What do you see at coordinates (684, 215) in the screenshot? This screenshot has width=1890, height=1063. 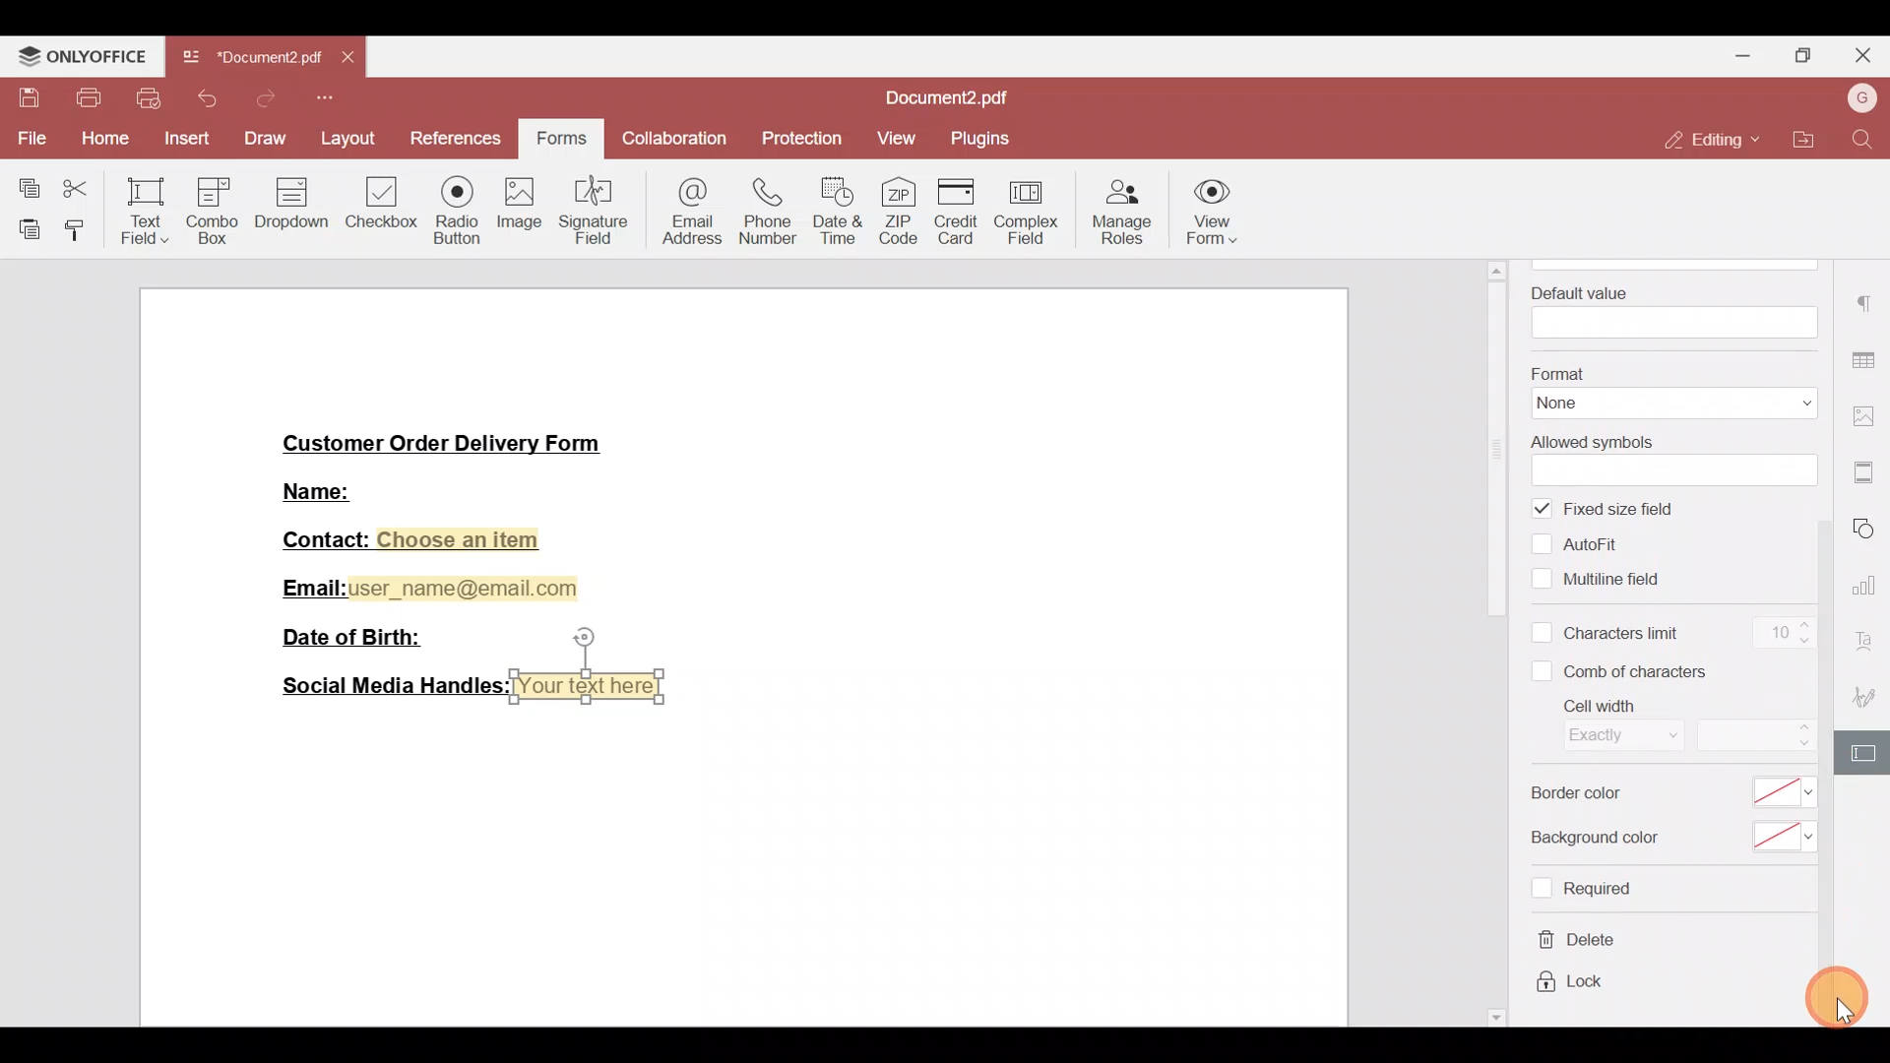 I see `Email address` at bounding box center [684, 215].